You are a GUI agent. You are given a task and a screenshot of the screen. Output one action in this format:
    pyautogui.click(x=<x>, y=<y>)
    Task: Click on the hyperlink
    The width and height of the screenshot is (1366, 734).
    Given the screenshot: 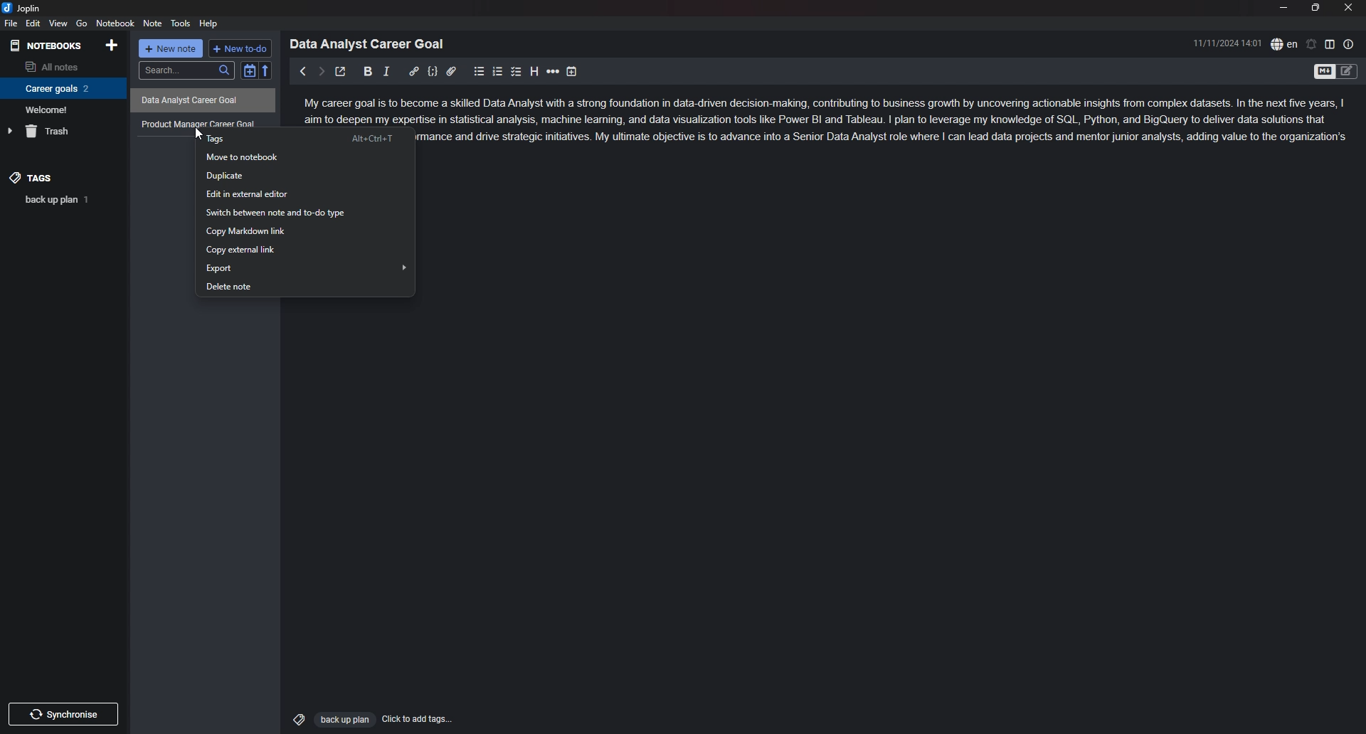 What is the action you would take?
    pyautogui.click(x=413, y=72)
    